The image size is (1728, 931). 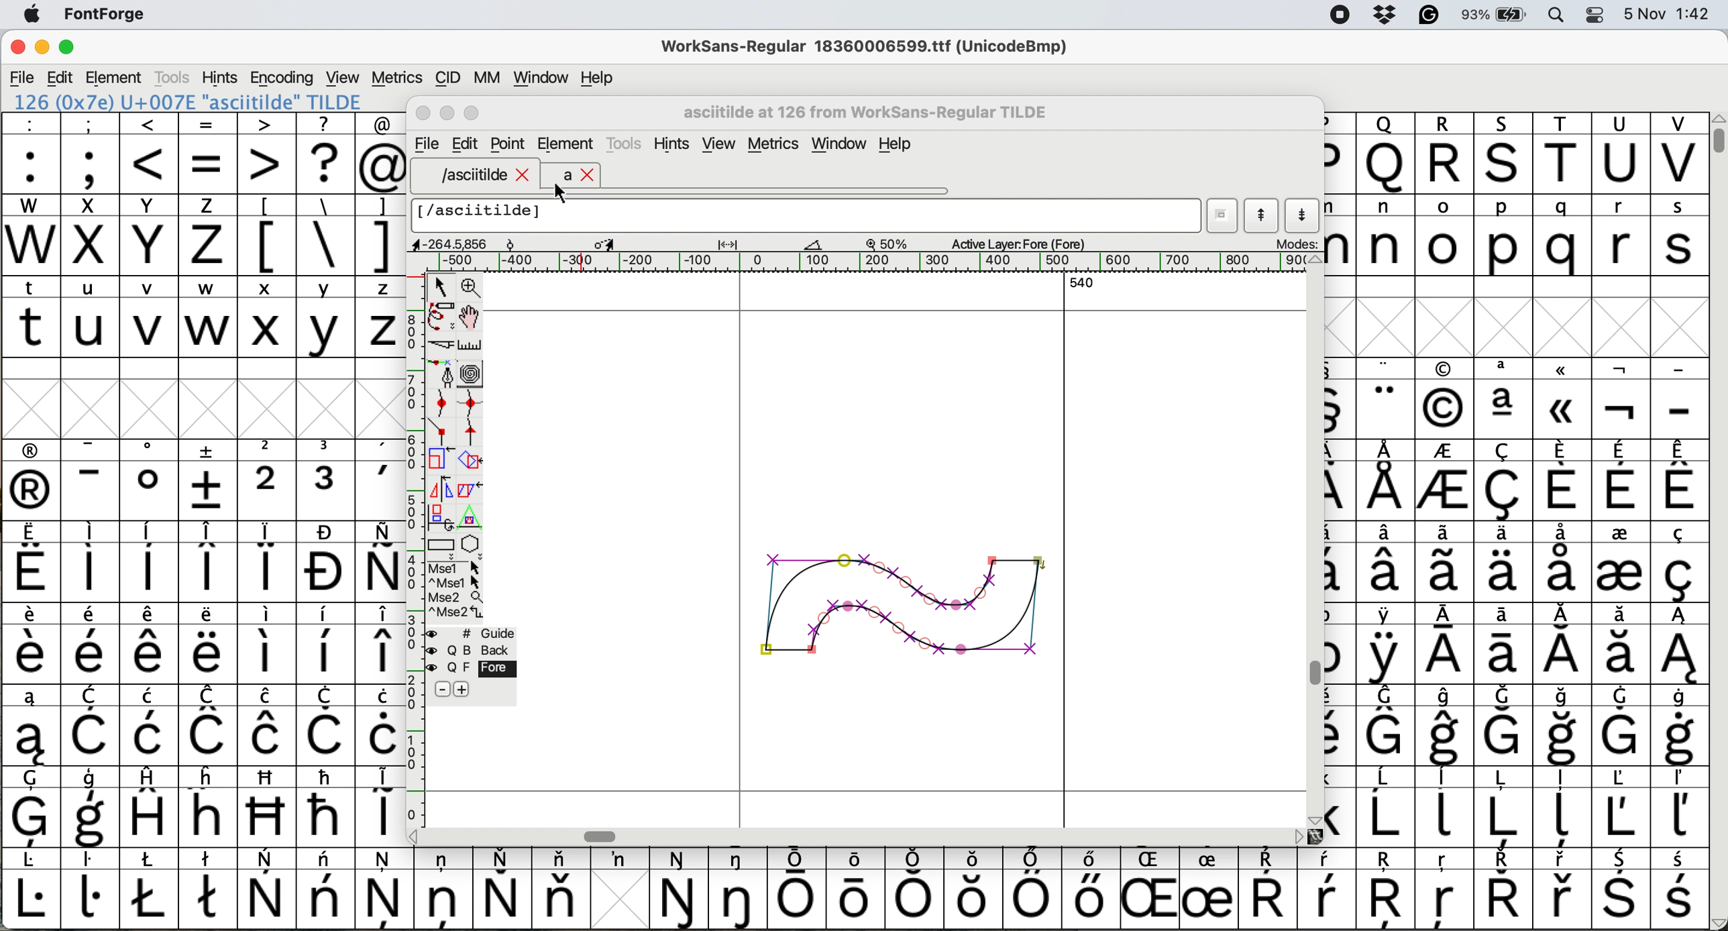 What do you see at coordinates (1444, 154) in the screenshot?
I see `R` at bounding box center [1444, 154].